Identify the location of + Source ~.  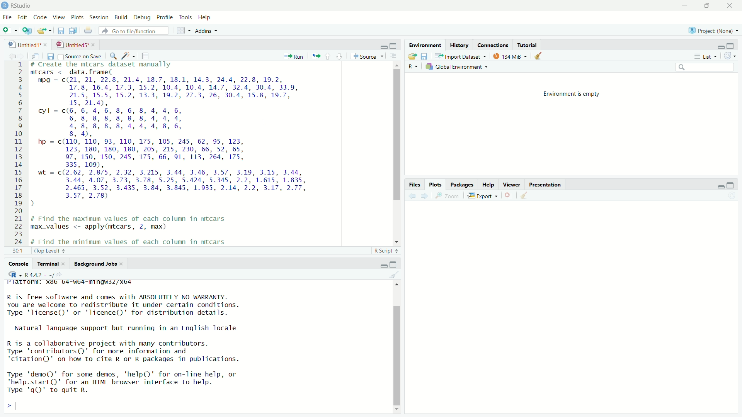
(366, 56).